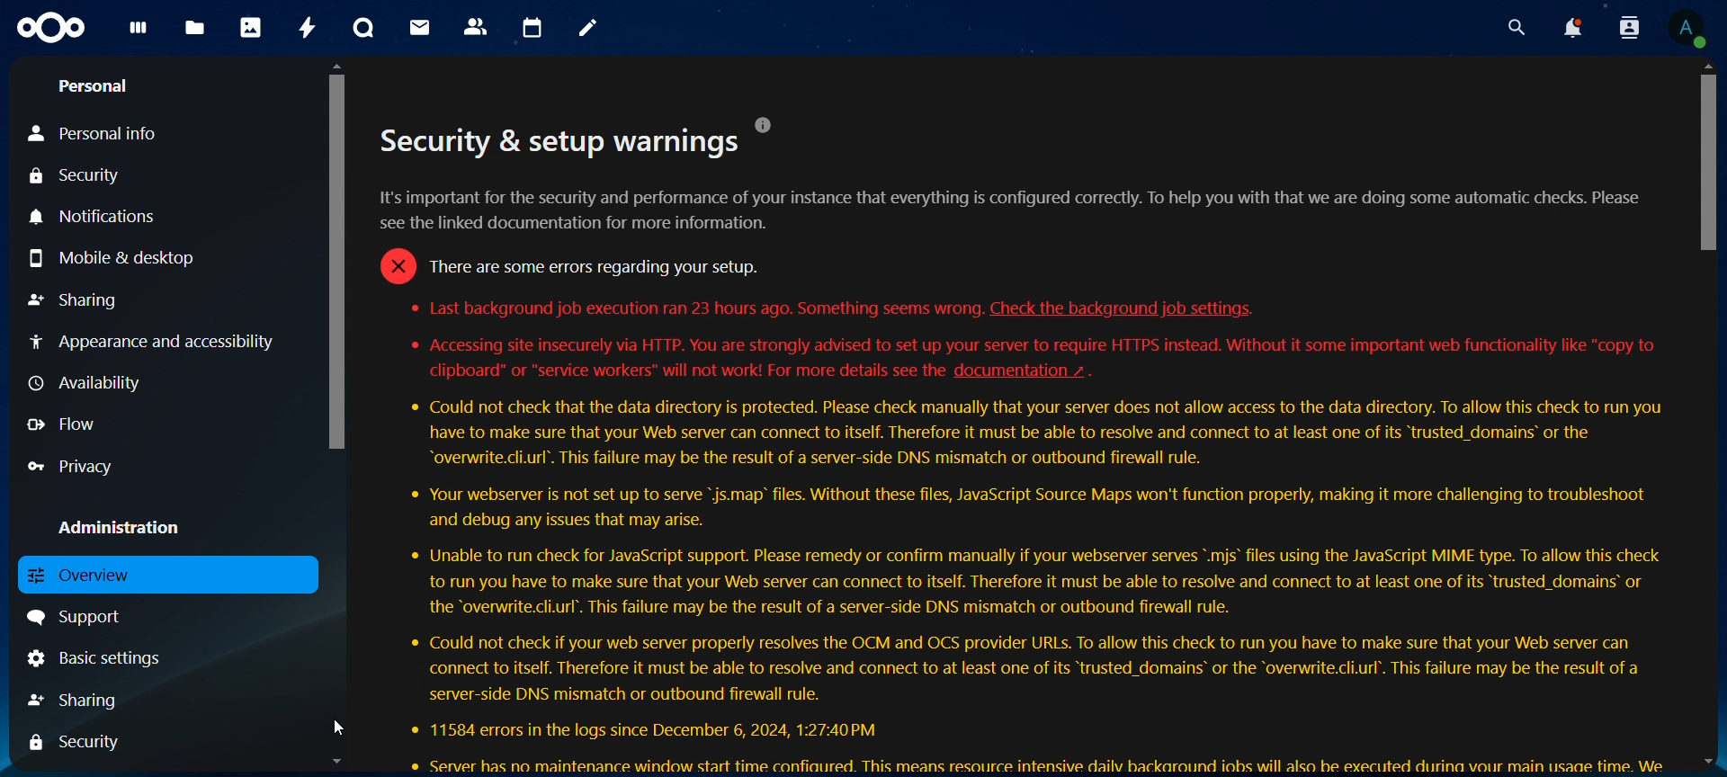  Describe the element at coordinates (95, 87) in the screenshot. I see `personal` at that location.